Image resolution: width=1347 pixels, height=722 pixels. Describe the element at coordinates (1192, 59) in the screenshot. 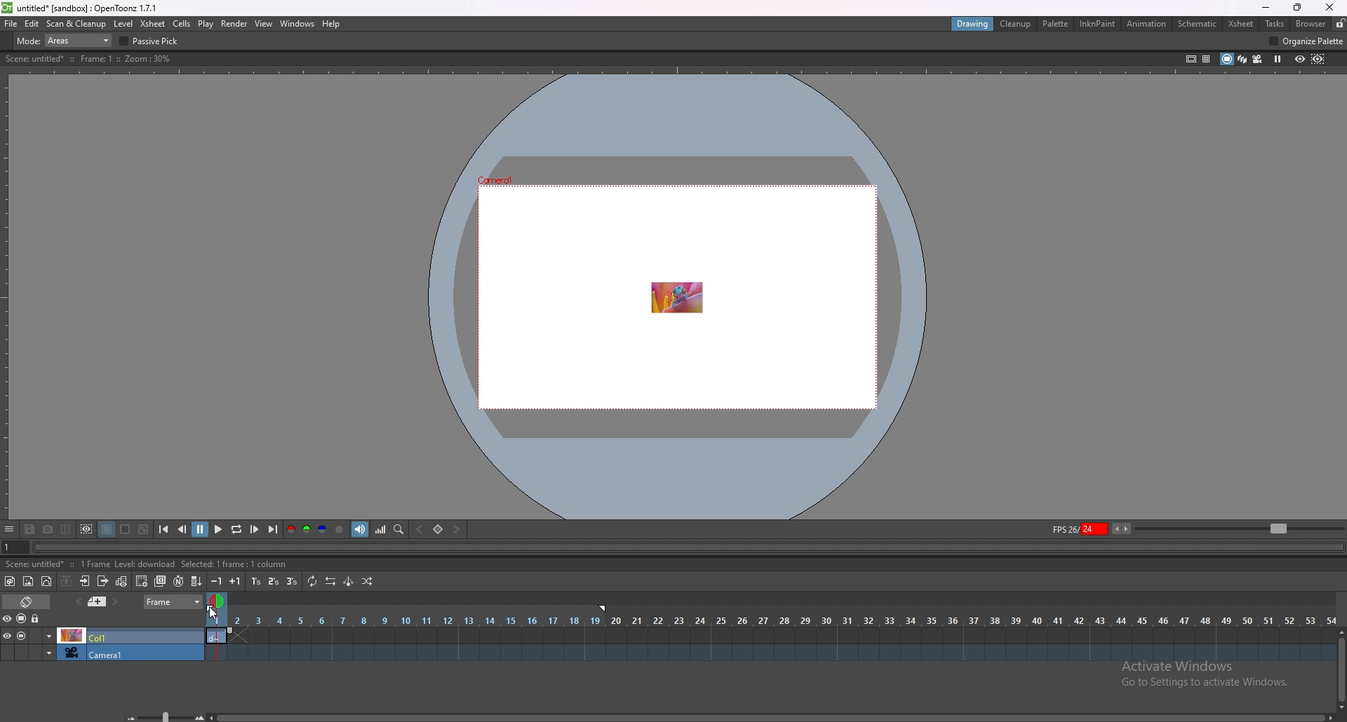

I see `safe area` at that location.